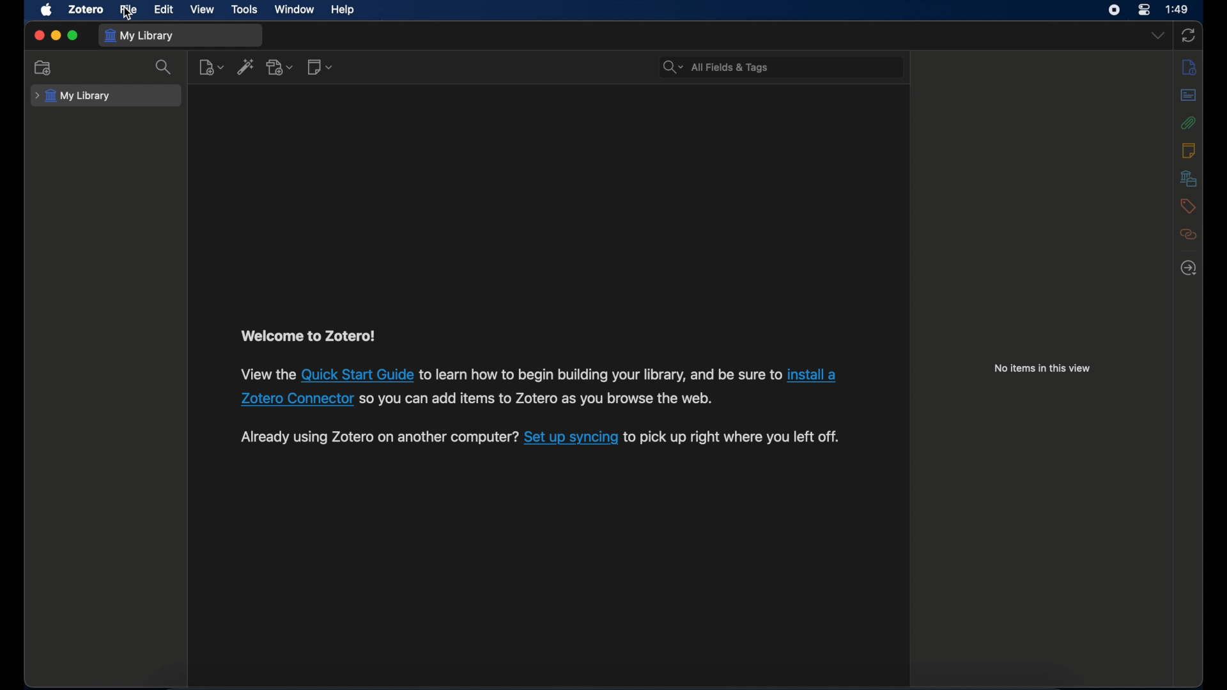 This screenshot has height=690, width=1227. What do you see at coordinates (280, 66) in the screenshot?
I see `add attachment` at bounding box center [280, 66].